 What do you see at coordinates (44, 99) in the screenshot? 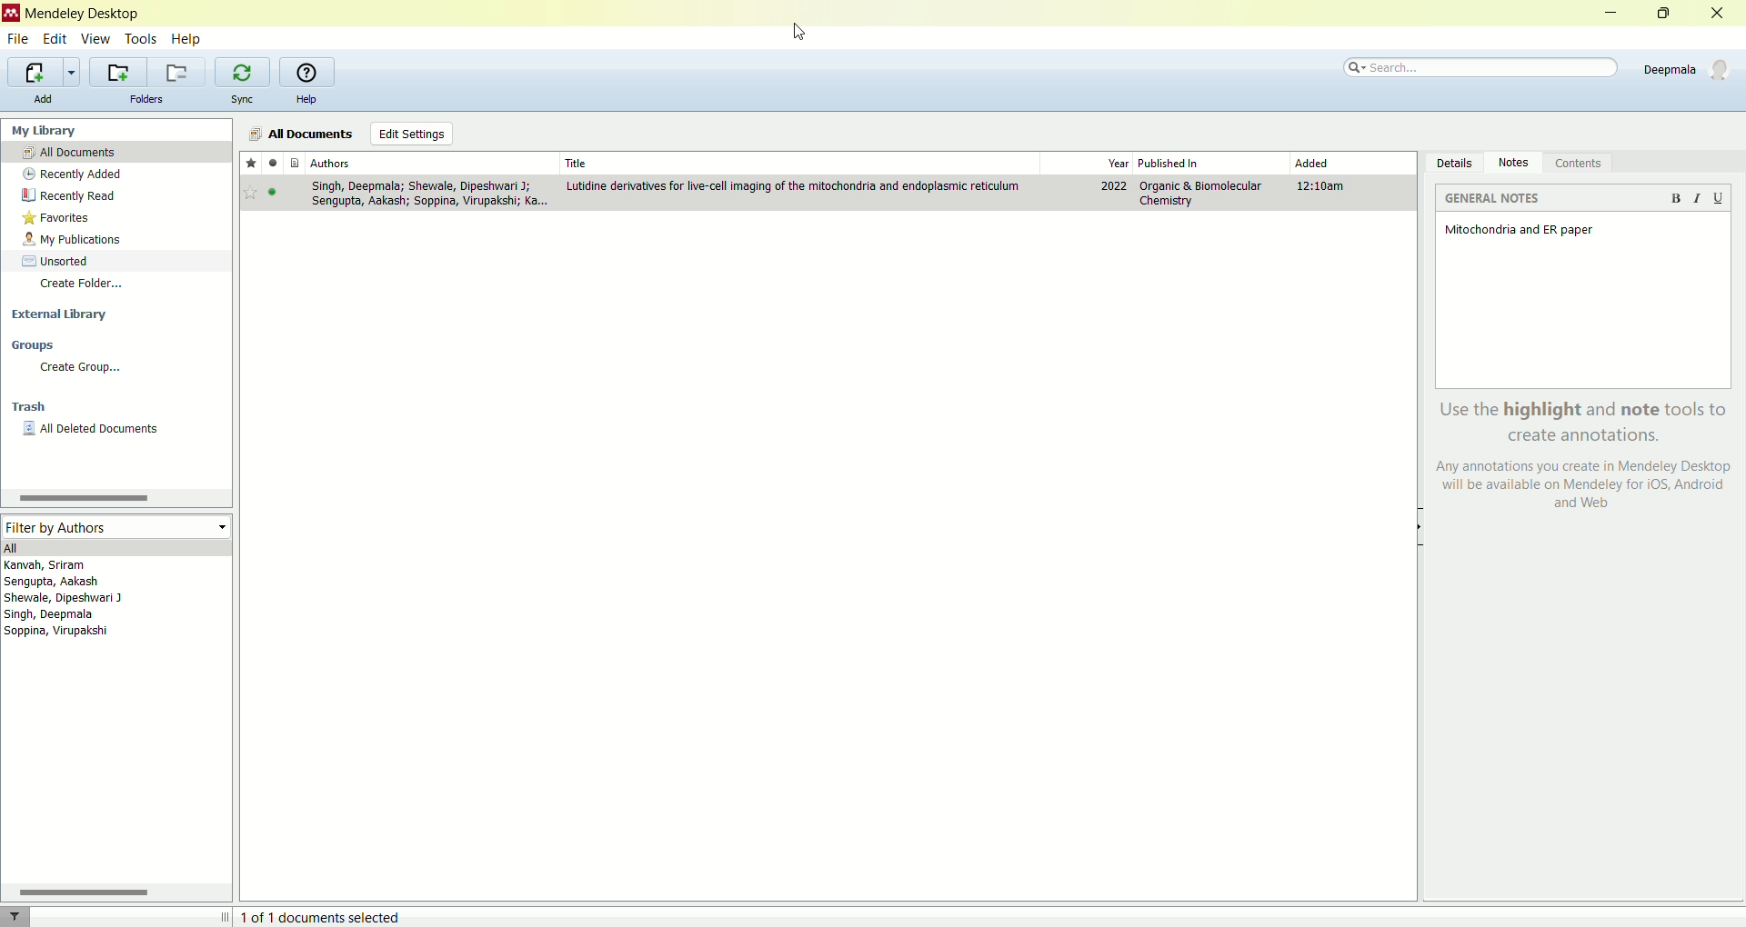
I see `add` at bounding box center [44, 99].